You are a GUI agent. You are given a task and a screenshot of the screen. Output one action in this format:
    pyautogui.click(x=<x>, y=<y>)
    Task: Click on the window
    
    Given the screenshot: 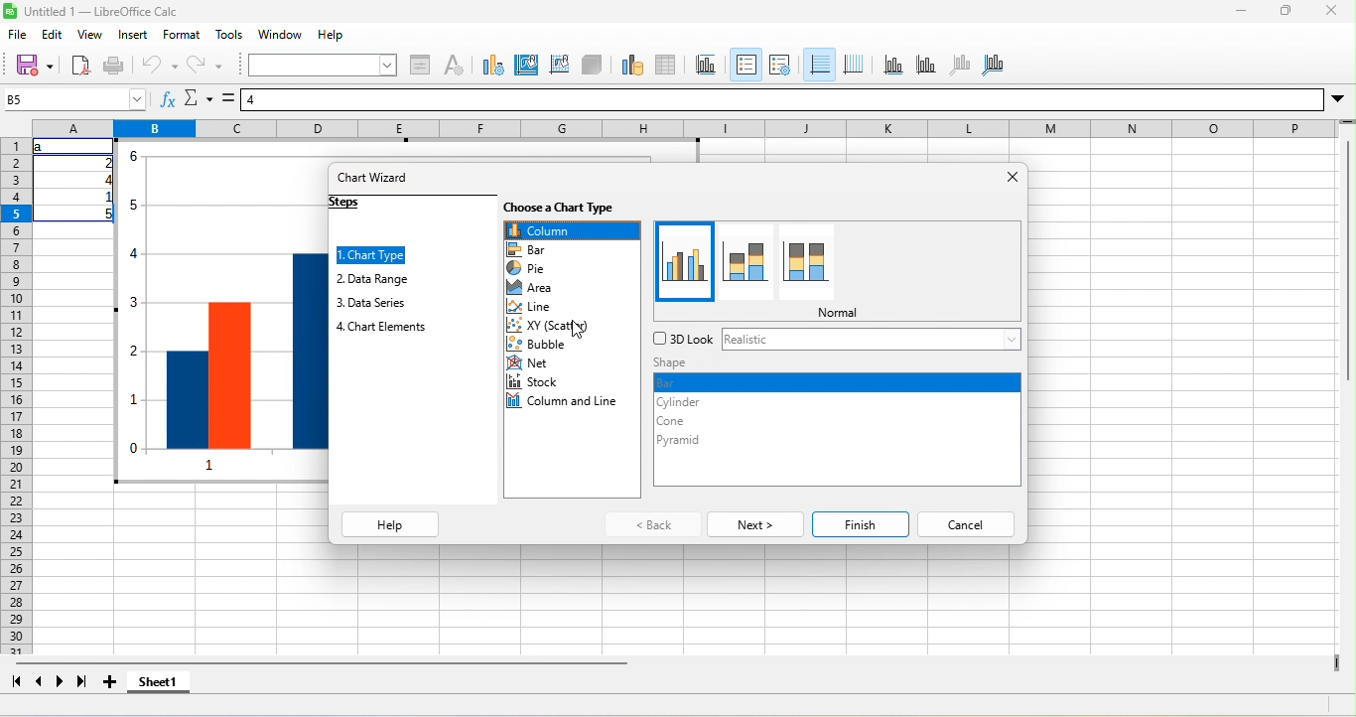 What is the action you would take?
    pyautogui.click(x=280, y=35)
    